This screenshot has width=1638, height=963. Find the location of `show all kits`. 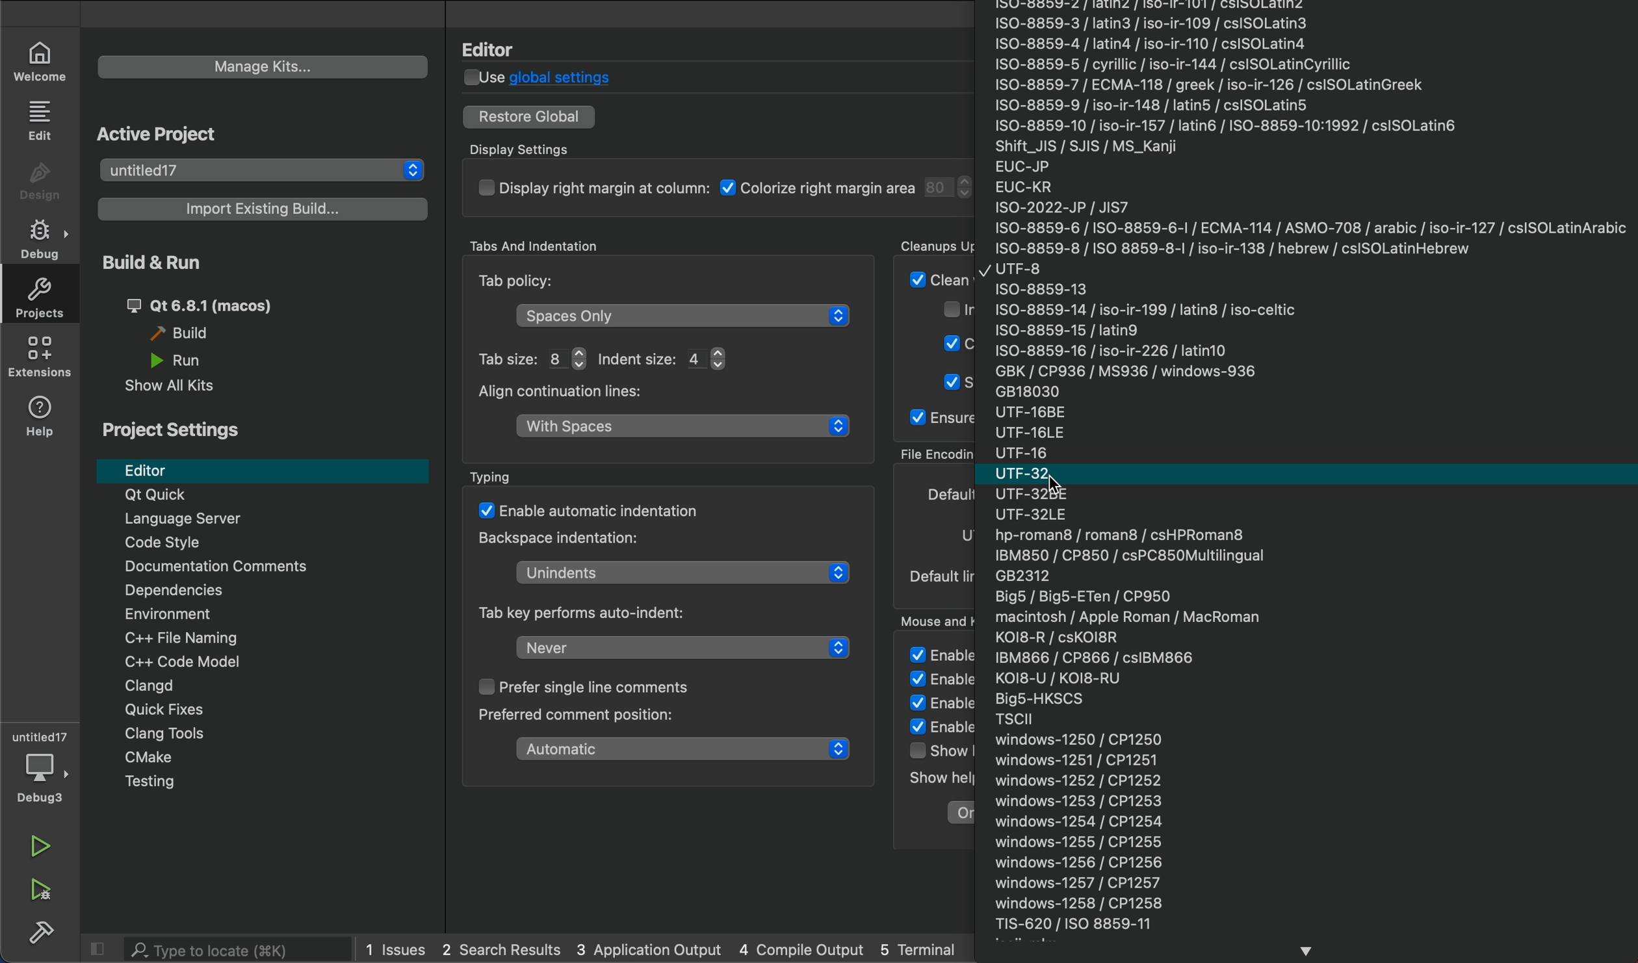

show all kits is located at coordinates (174, 389).